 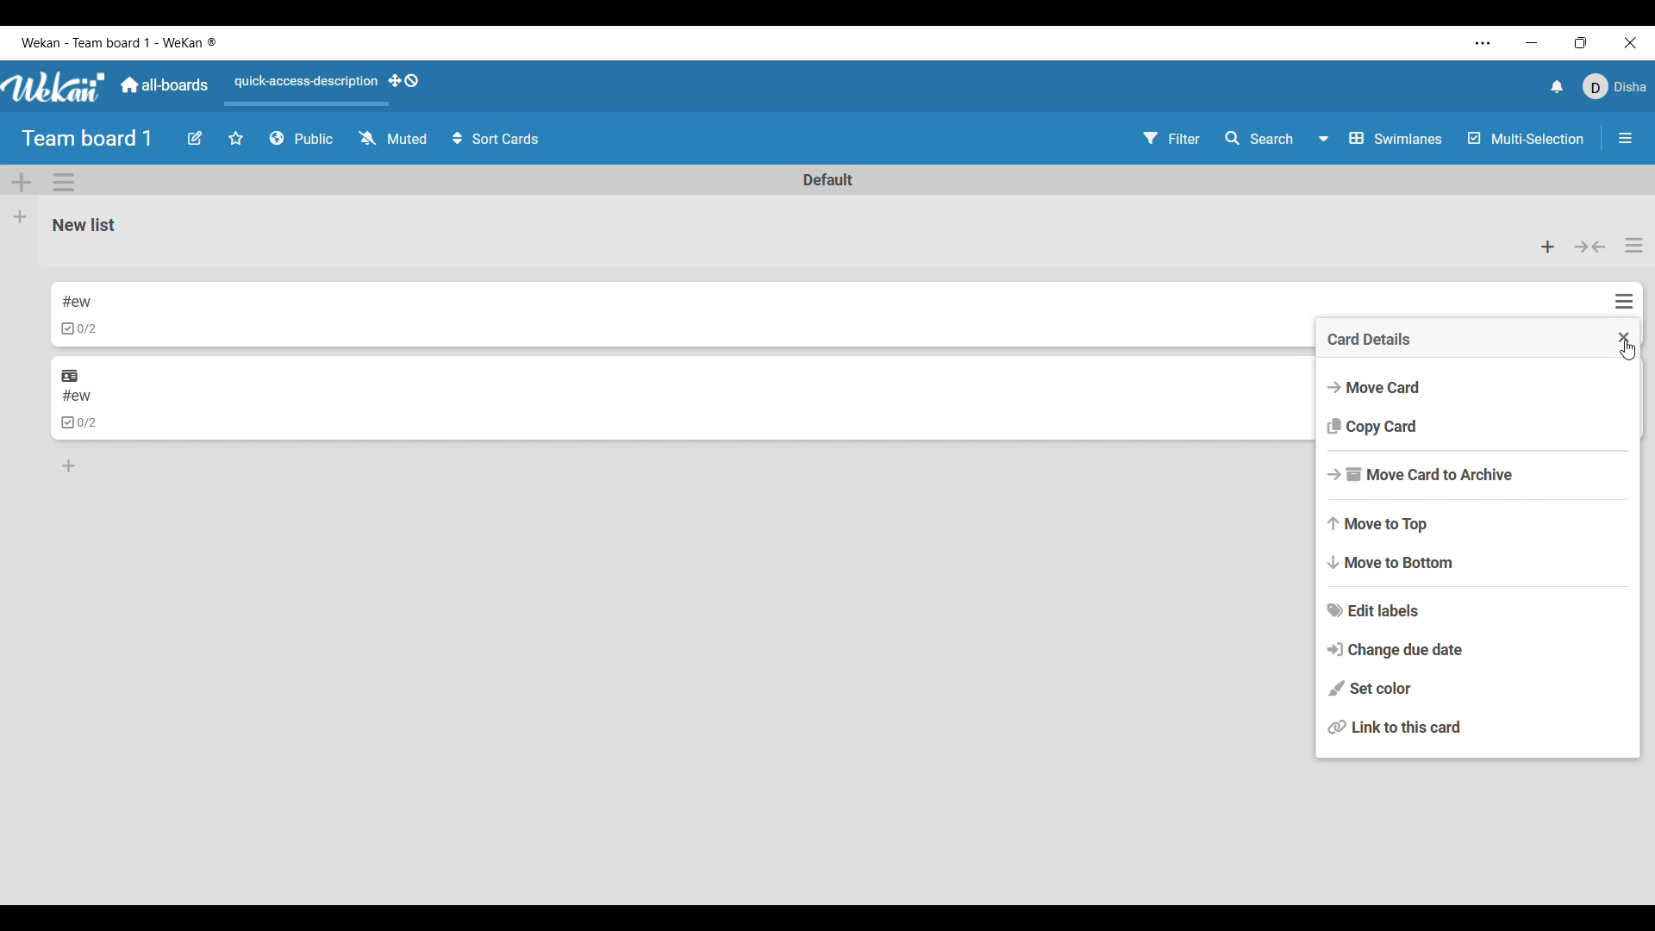 What do you see at coordinates (1369, 339) in the screenshot?
I see `Menu title` at bounding box center [1369, 339].